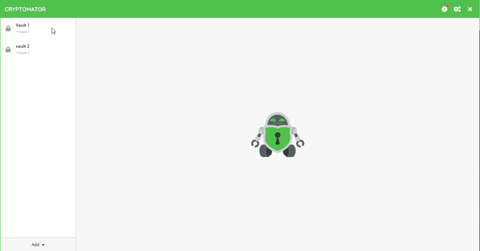 This screenshot has width=480, height=251. Describe the element at coordinates (445, 8) in the screenshot. I see `please consider donating` at that location.